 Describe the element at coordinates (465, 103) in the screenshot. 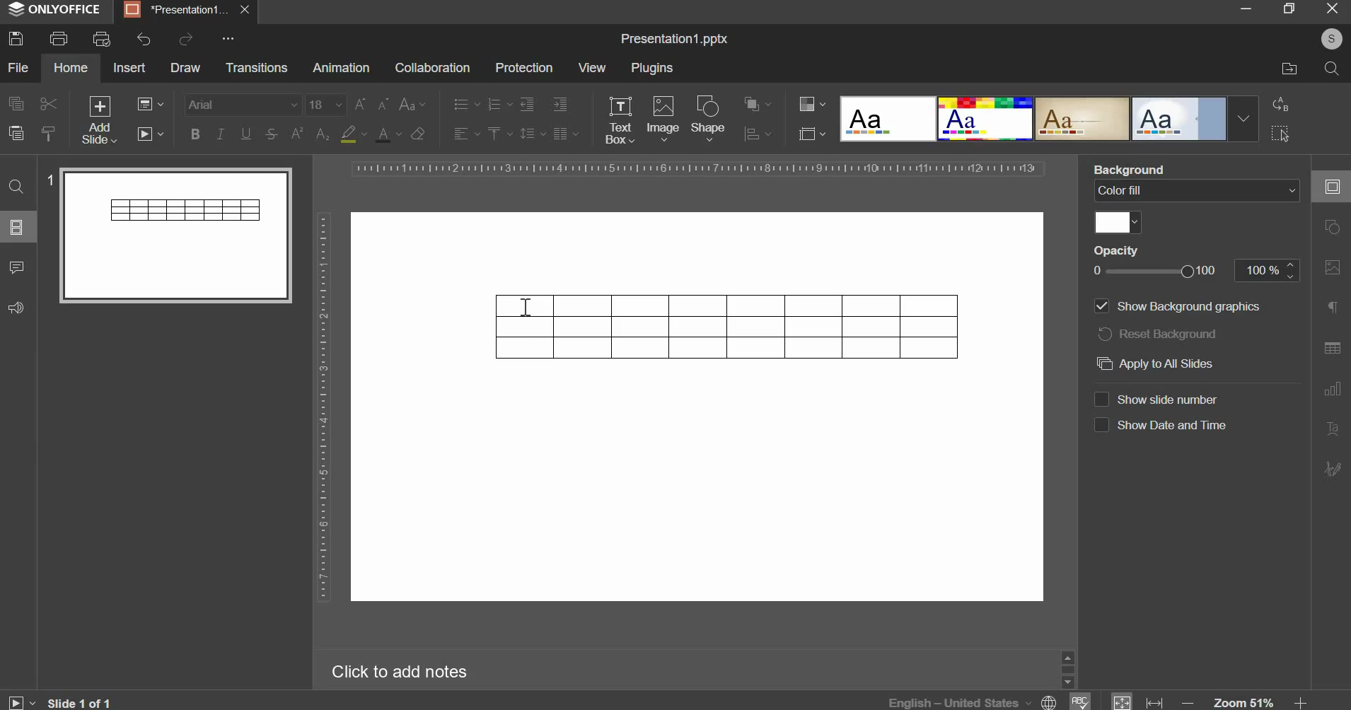

I see `bullets` at that location.